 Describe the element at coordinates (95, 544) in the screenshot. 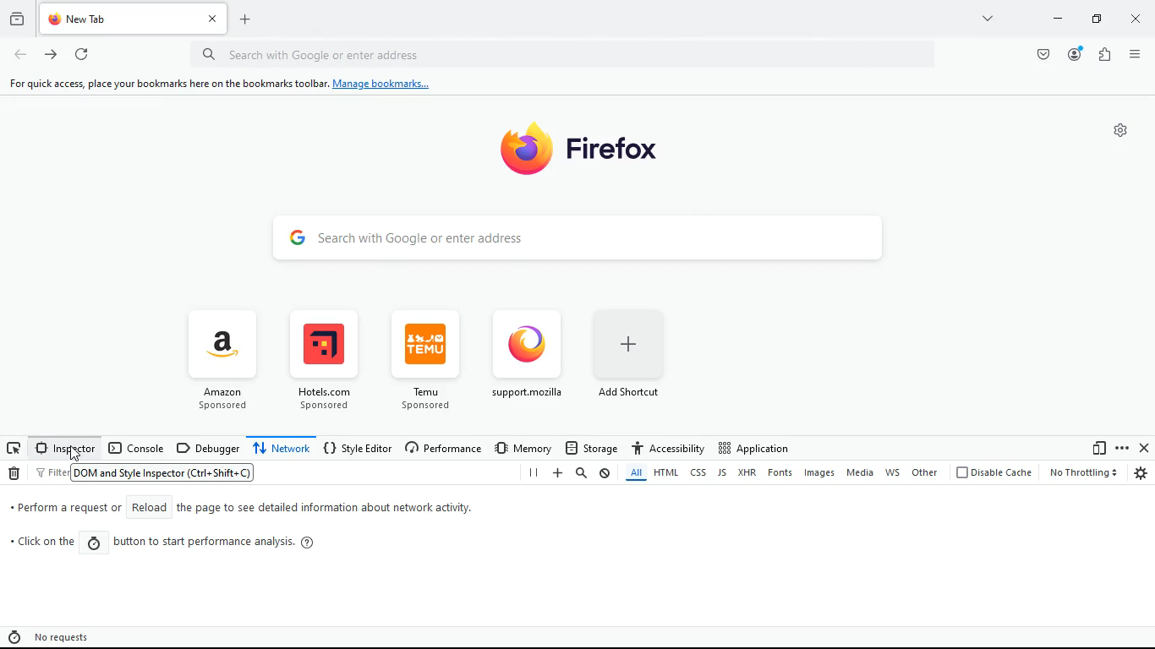

I see `watch` at that location.